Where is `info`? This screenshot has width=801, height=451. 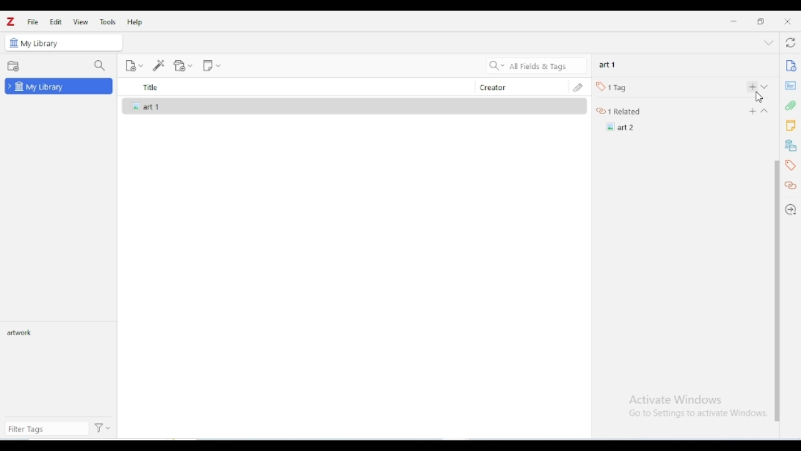
info is located at coordinates (790, 65).